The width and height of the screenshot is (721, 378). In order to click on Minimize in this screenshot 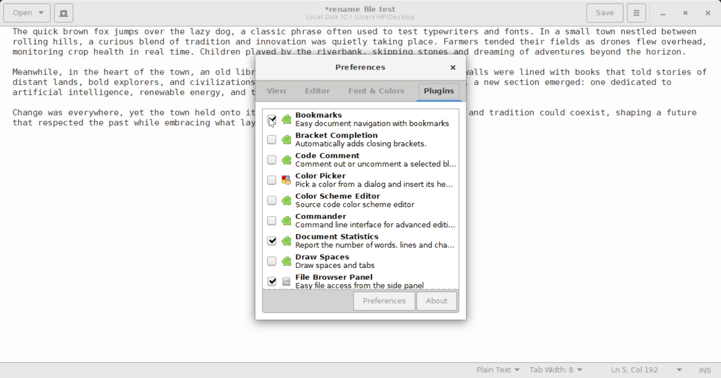, I will do `click(686, 13)`.